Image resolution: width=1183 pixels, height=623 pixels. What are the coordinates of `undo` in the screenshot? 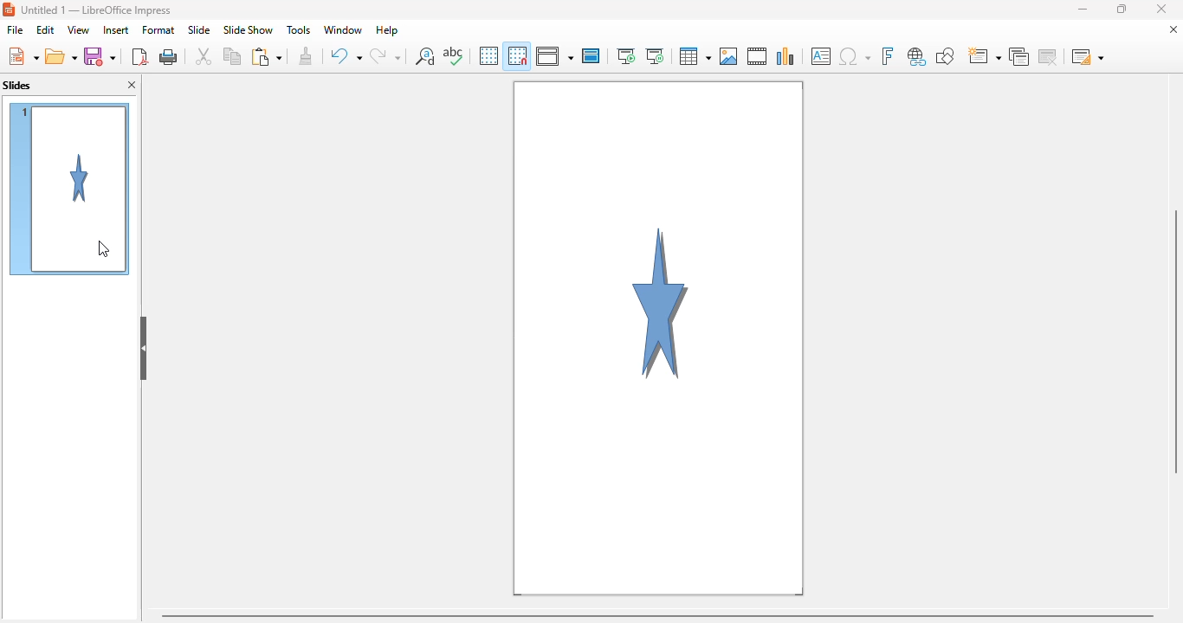 It's located at (345, 55).